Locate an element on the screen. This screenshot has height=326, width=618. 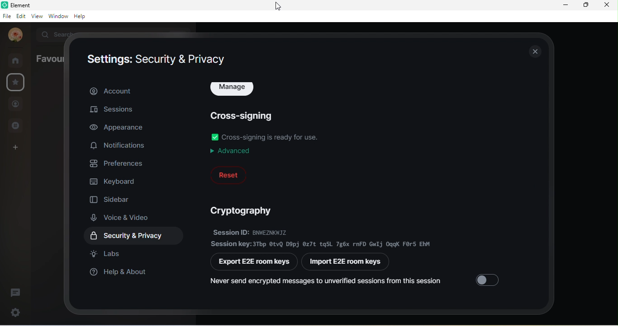
sidebar is located at coordinates (112, 198).